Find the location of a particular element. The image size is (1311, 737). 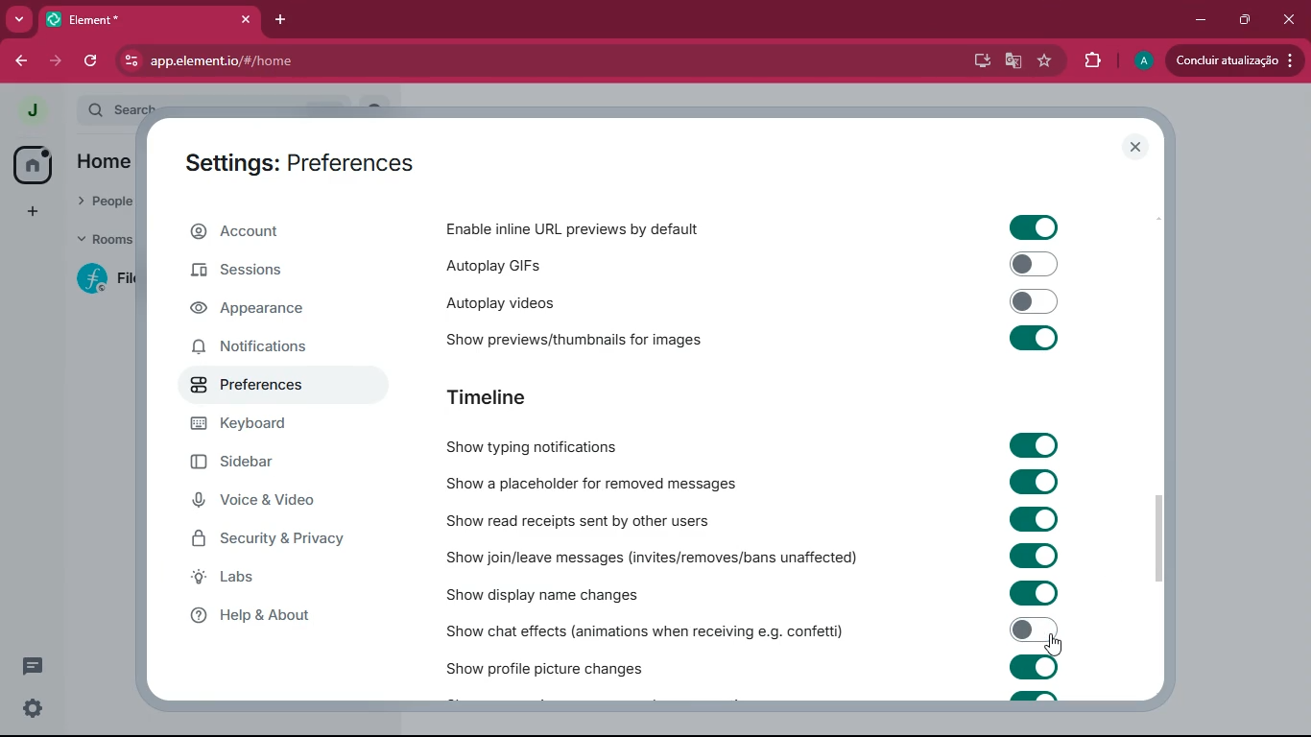

refresh is located at coordinates (95, 61).